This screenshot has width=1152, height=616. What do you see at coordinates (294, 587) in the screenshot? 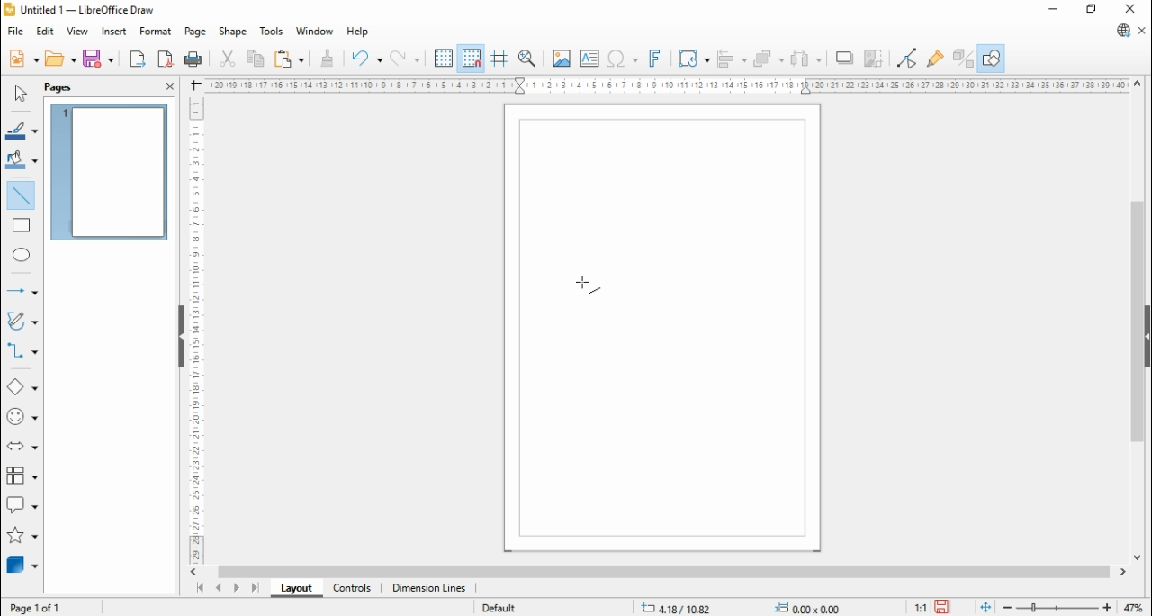
I see `layout` at bounding box center [294, 587].